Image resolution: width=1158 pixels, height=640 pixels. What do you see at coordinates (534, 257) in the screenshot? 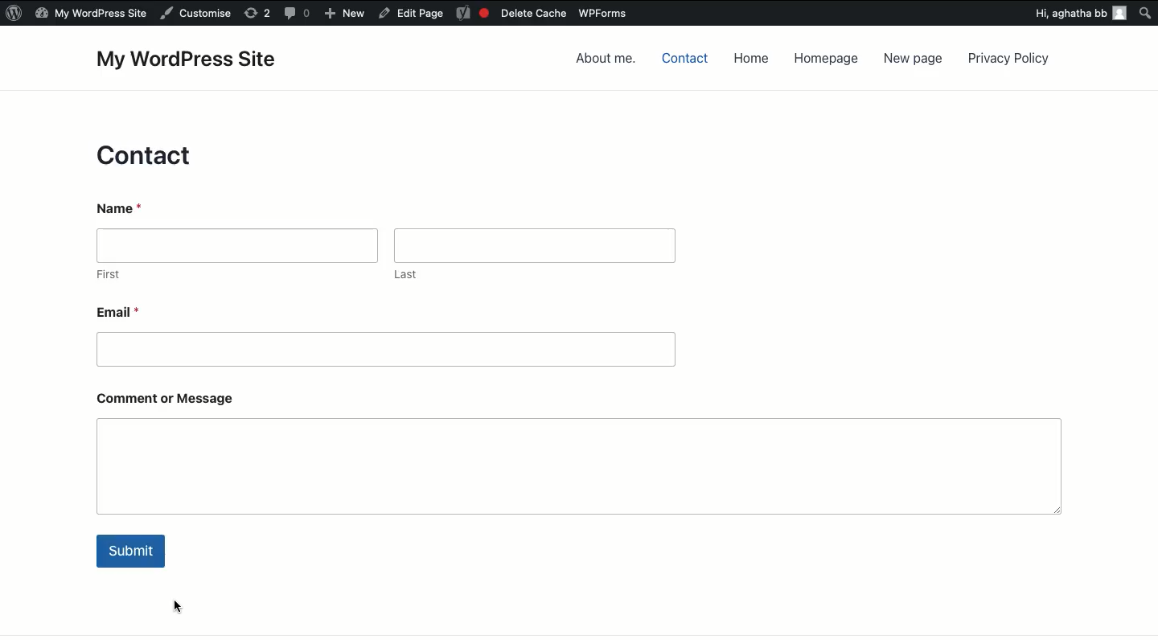
I see `Last` at bounding box center [534, 257].